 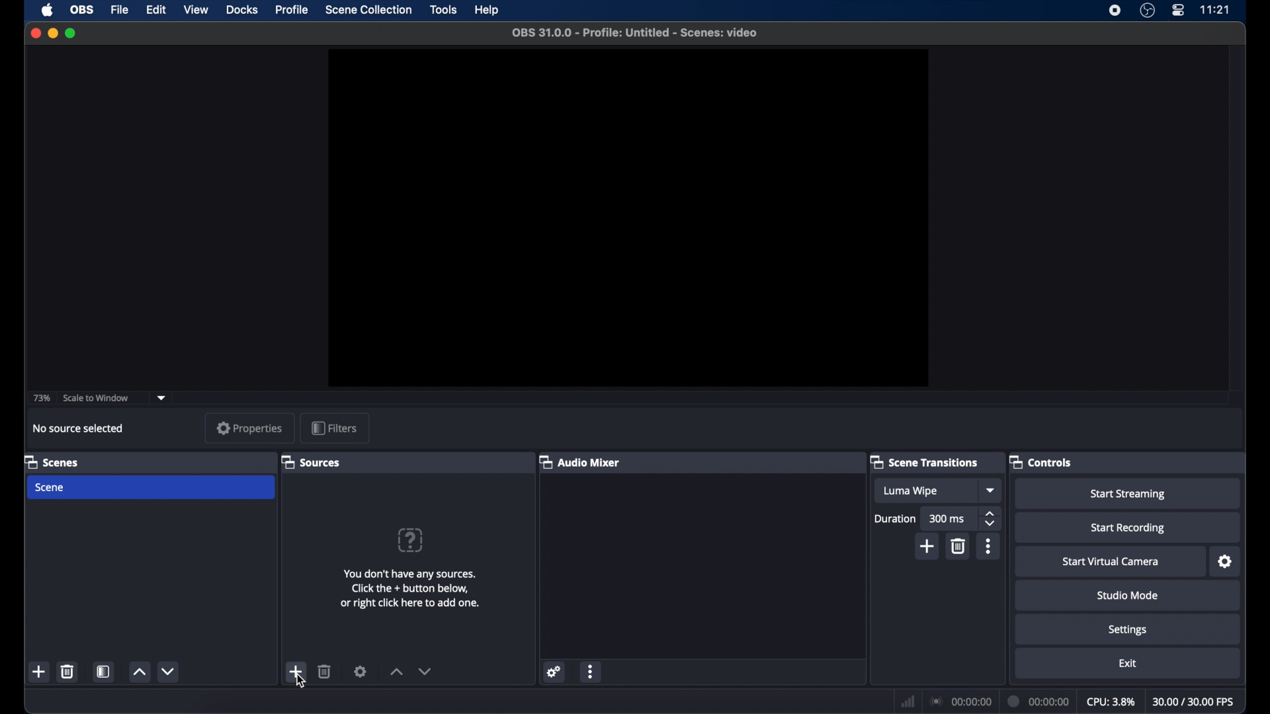 I want to click on dropdown, so click(x=161, y=398).